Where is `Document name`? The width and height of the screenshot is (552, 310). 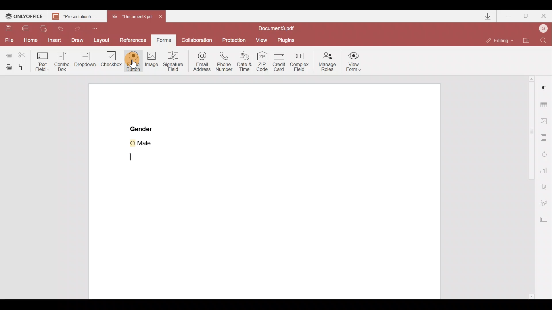
Document name is located at coordinates (278, 28).